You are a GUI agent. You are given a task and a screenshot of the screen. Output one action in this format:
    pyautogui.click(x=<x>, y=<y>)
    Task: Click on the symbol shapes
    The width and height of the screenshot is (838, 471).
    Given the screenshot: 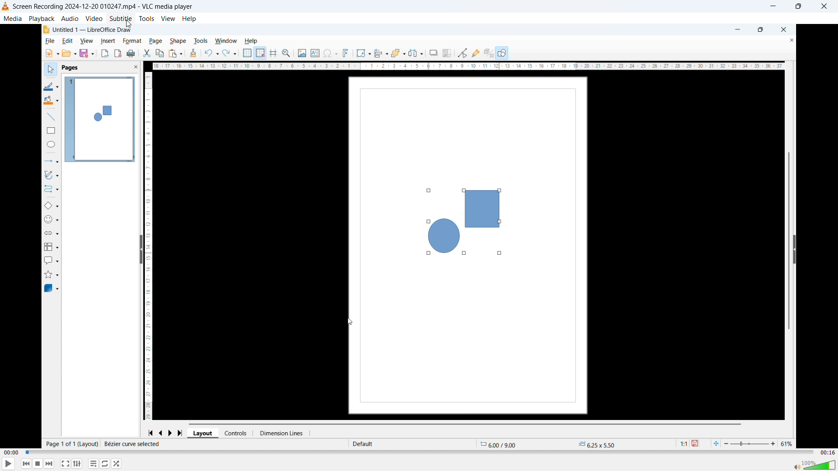 What is the action you would take?
    pyautogui.click(x=53, y=220)
    